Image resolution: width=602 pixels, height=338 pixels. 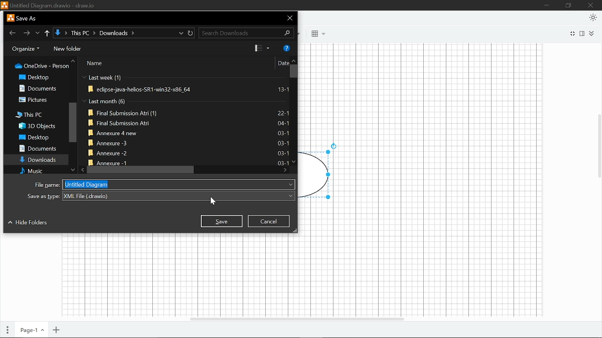 I want to click on Save file as, so click(x=160, y=196).